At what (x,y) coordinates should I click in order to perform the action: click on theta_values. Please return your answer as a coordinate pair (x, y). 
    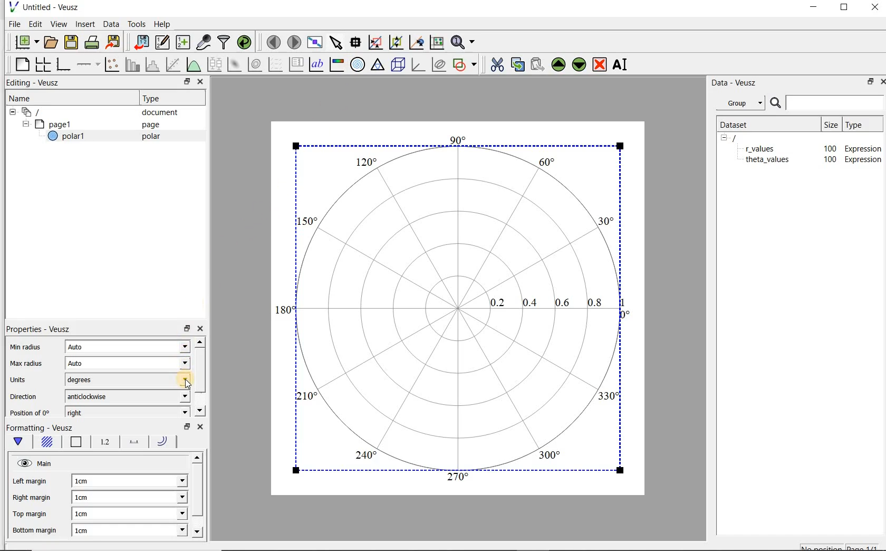
    Looking at the image, I should click on (770, 161).